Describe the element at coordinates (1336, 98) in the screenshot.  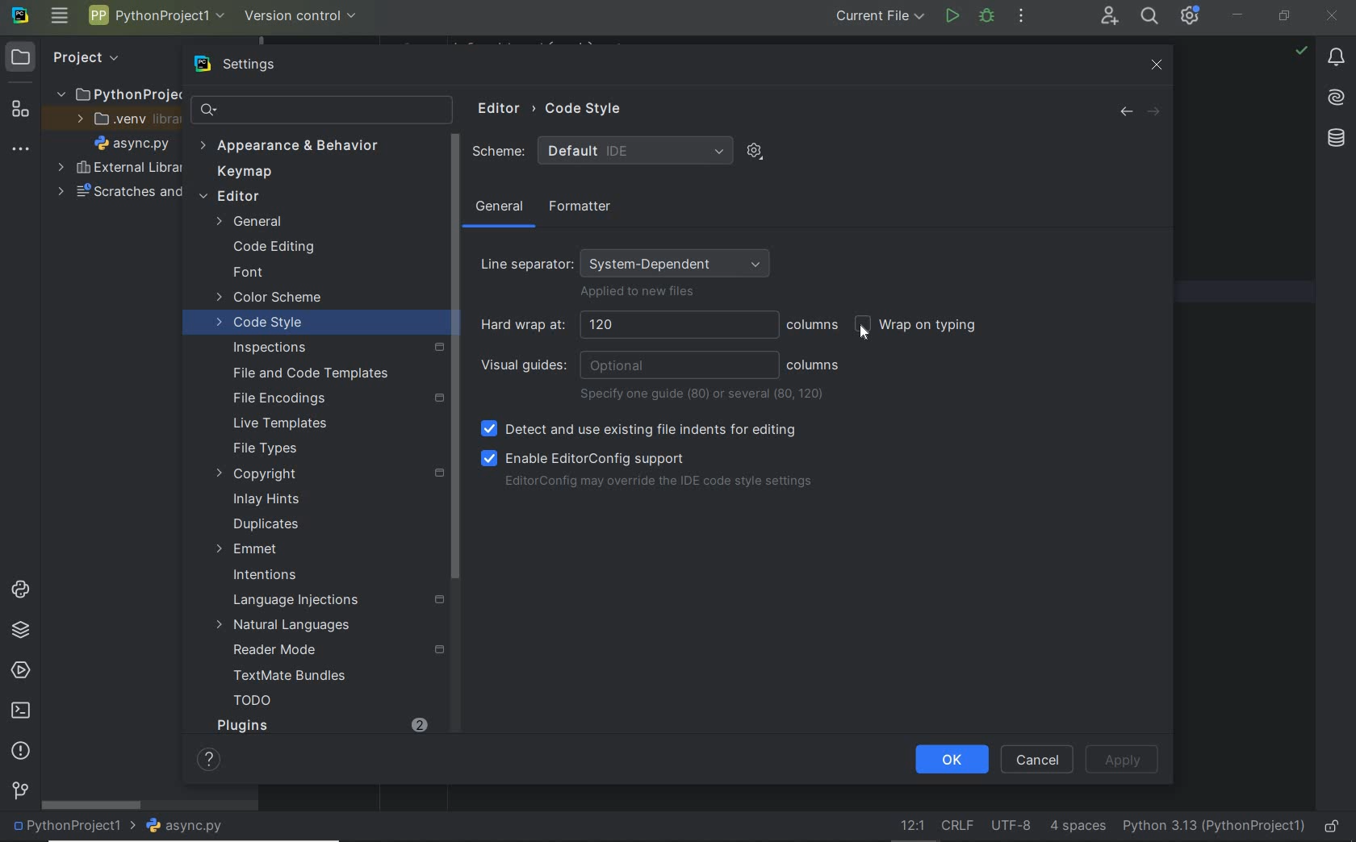
I see `AI Assistant` at that location.